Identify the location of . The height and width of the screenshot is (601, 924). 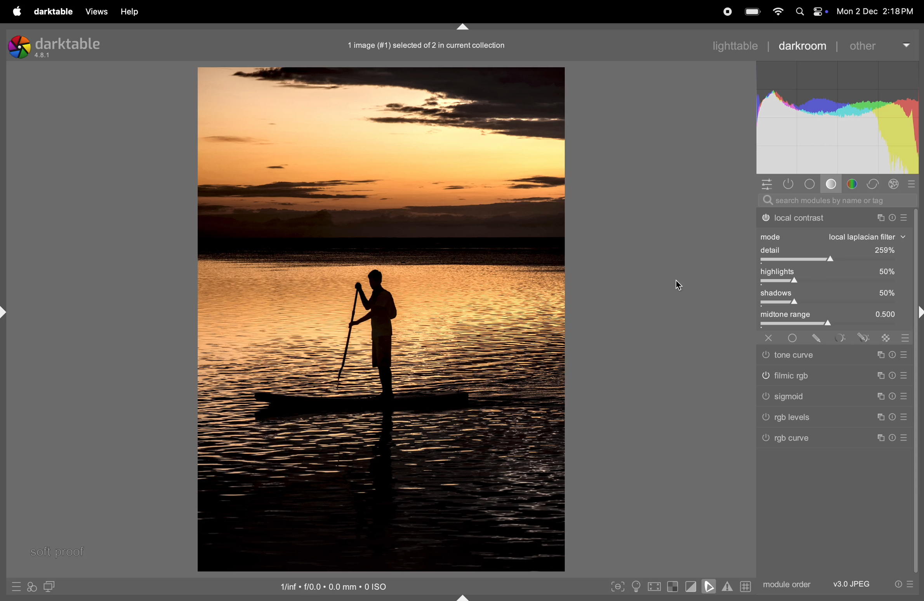
(769, 337).